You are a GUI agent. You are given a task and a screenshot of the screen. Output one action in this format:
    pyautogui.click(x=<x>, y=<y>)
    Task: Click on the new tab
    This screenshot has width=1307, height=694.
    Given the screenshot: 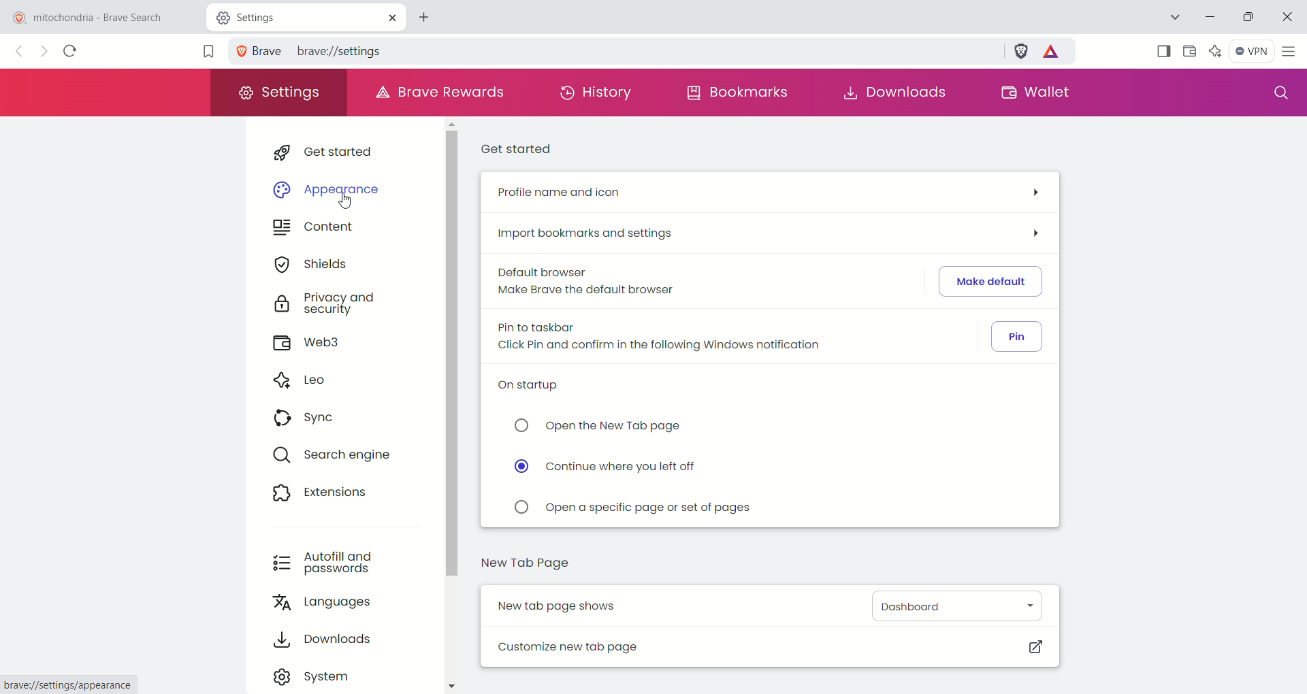 What is the action you would take?
    pyautogui.click(x=430, y=16)
    